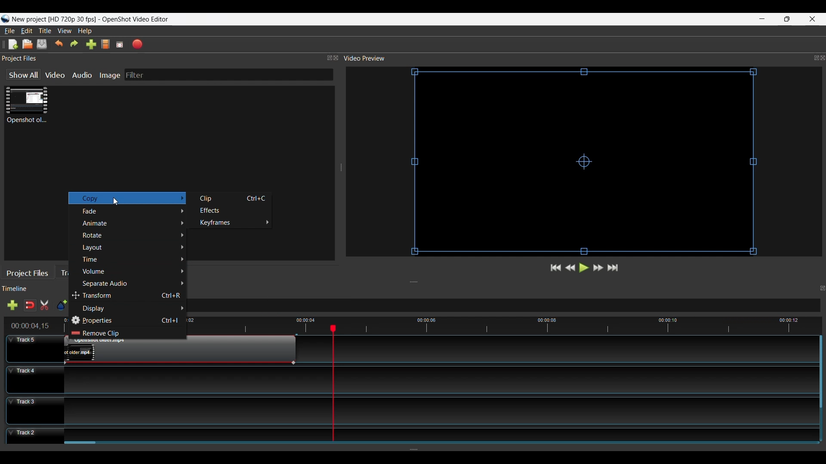 Image resolution: width=826 pixels, height=464 pixels. Describe the element at coordinates (30, 305) in the screenshot. I see `Snap` at that location.